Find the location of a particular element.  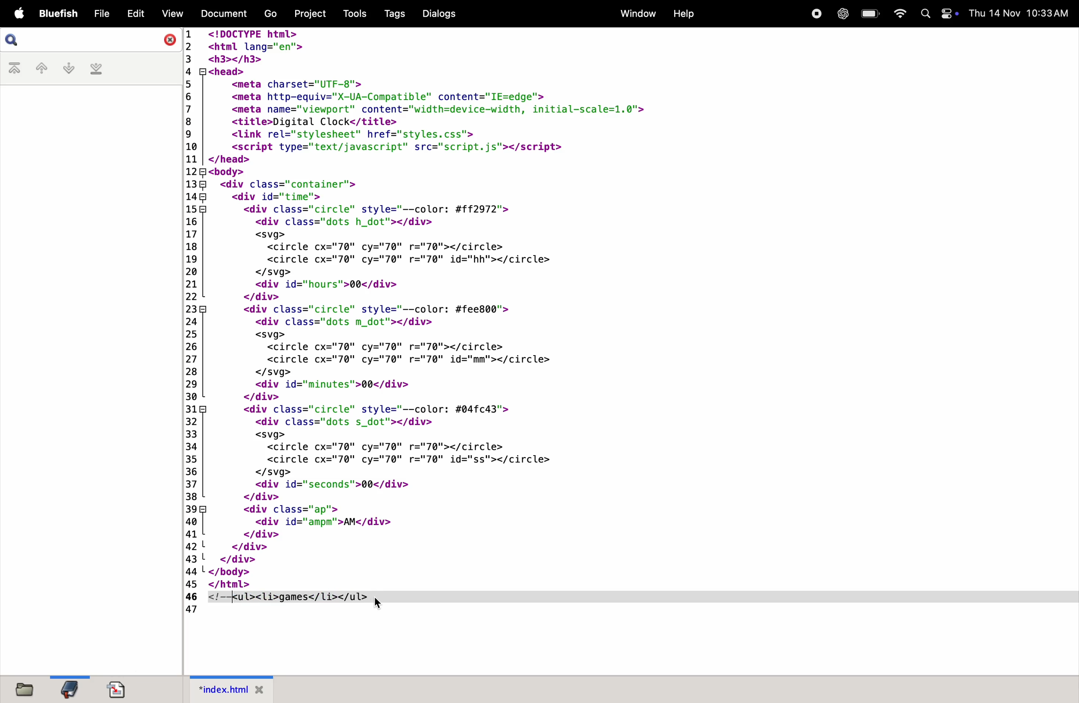

document is located at coordinates (120, 689).